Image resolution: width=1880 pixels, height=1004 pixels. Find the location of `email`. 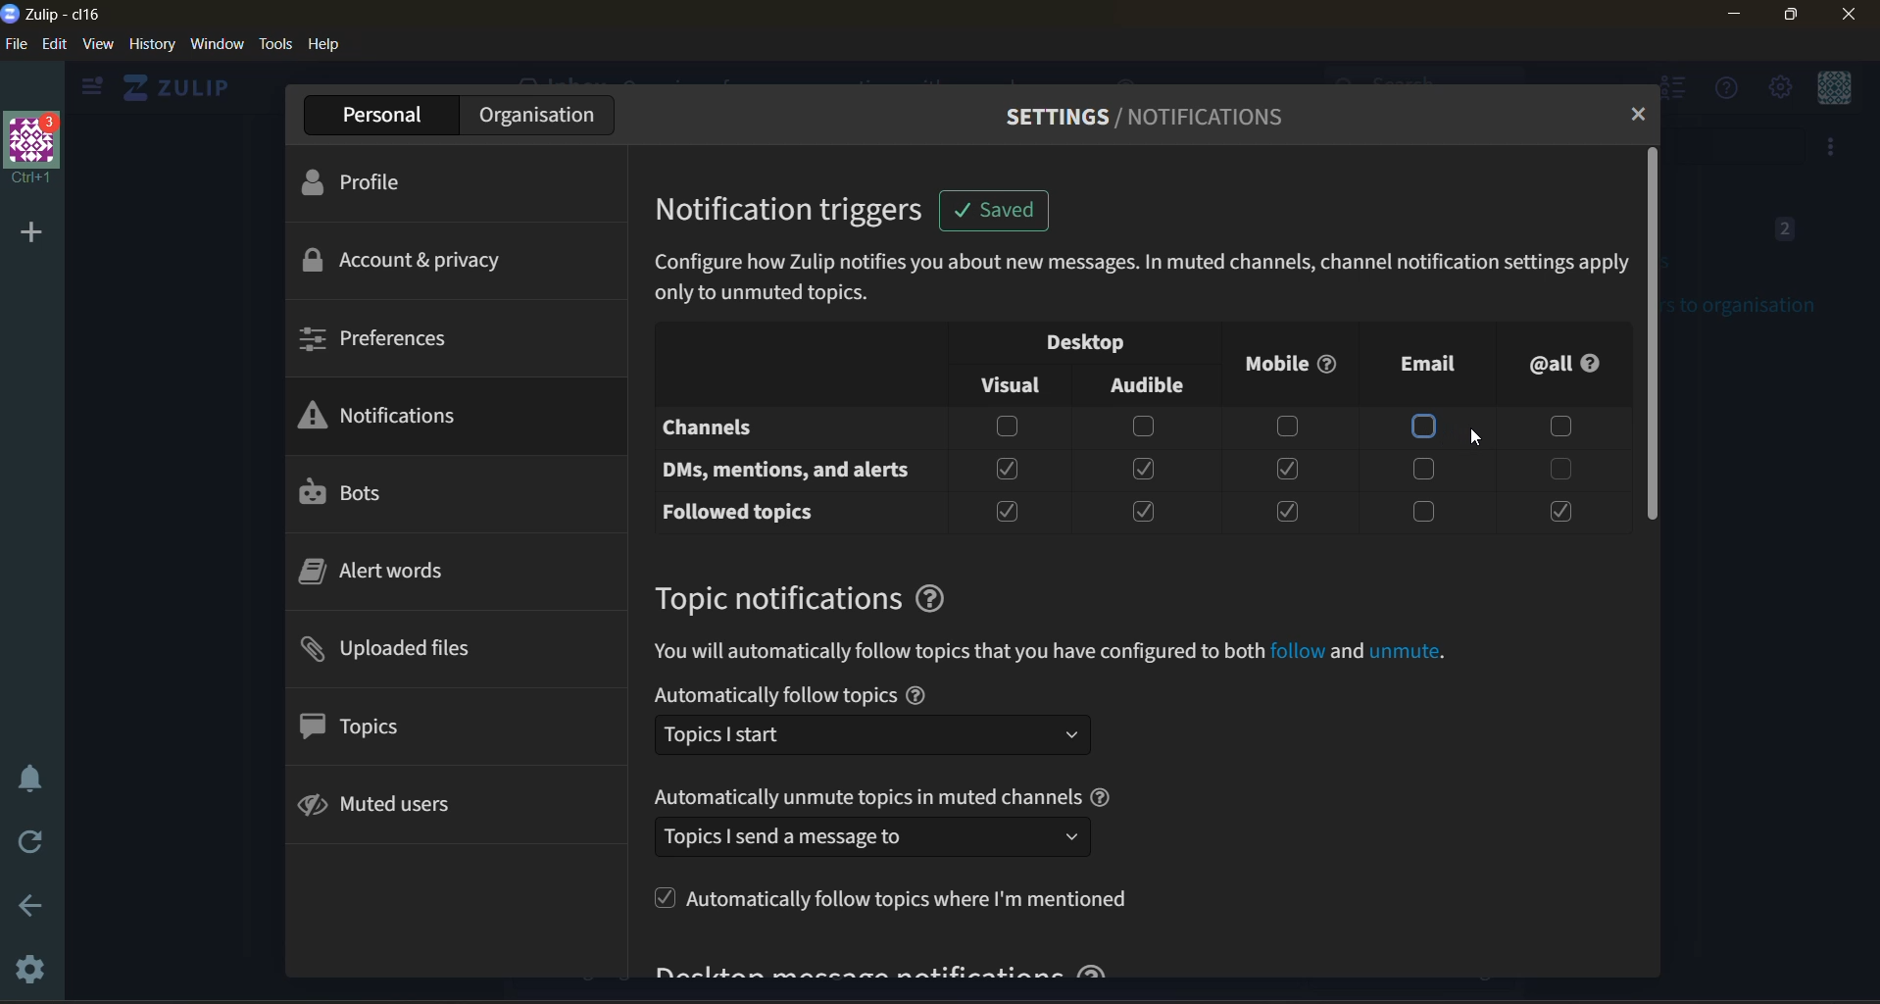

email is located at coordinates (1414, 366).